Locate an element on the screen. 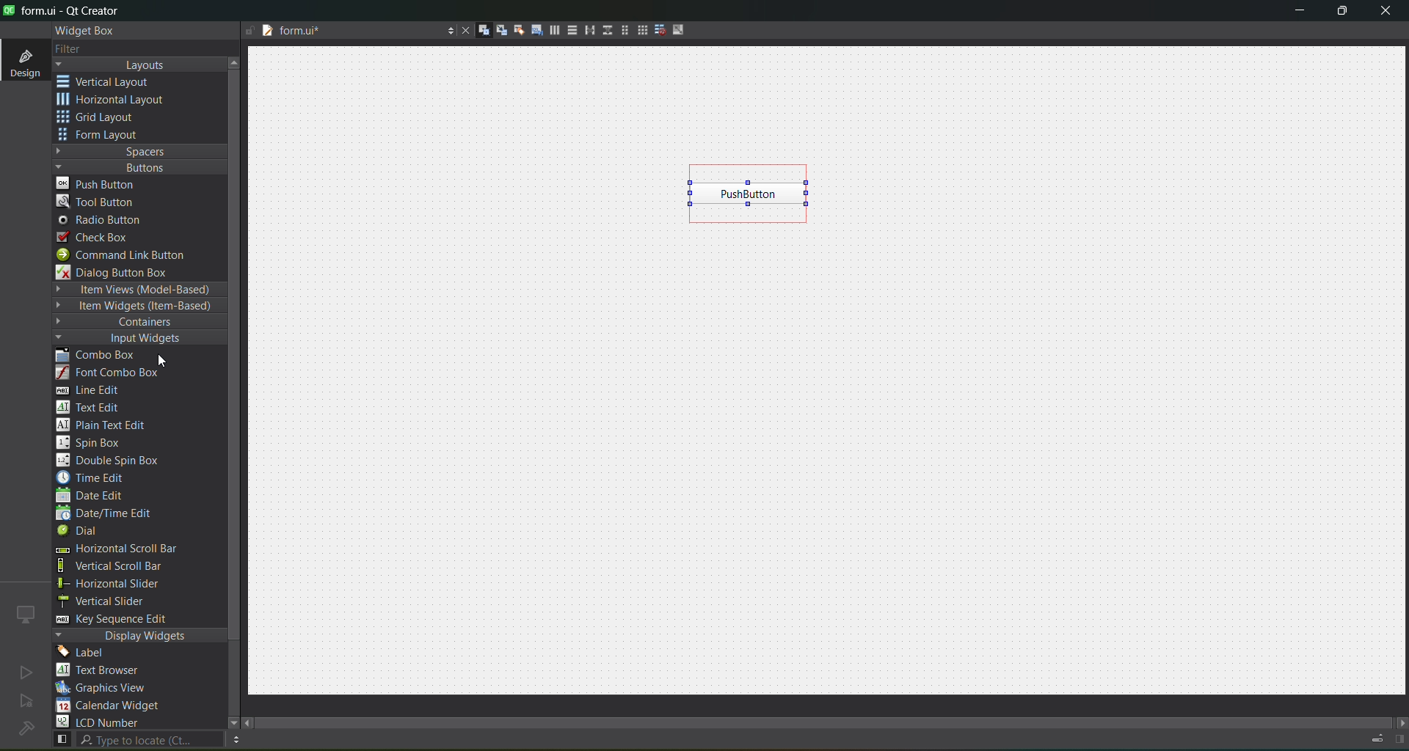 This screenshot has height=751, width=1409. layouts is located at coordinates (139, 65).